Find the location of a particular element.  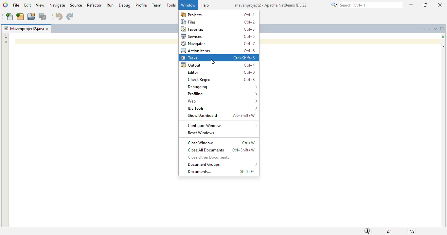

close all documents is located at coordinates (206, 150).